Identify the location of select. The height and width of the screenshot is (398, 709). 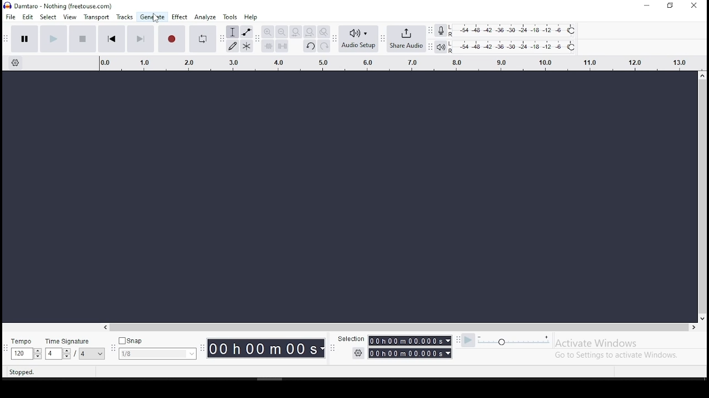
(49, 17).